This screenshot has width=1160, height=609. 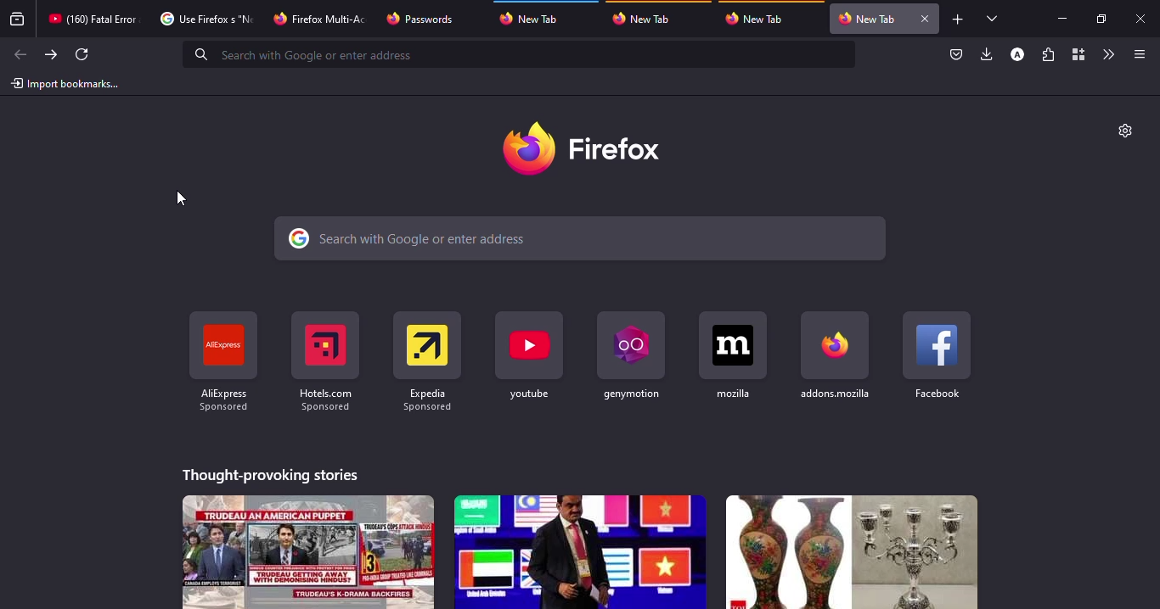 I want to click on tab, so click(x=758, y=19).